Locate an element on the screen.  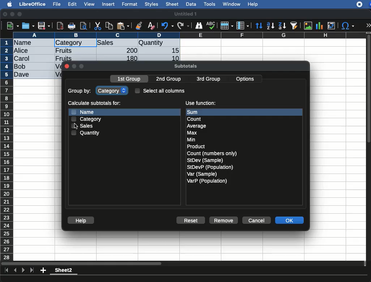
special characters is located at coordinates (347, 26).